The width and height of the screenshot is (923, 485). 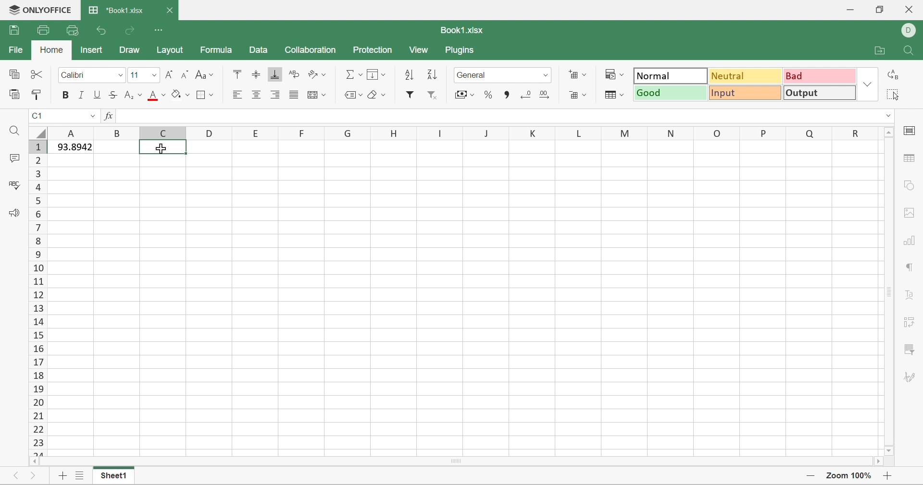 What do you see at coordinates (887, 293) in the screenshot?
I see `Scroll Bar` at bounding box center [887, 293].